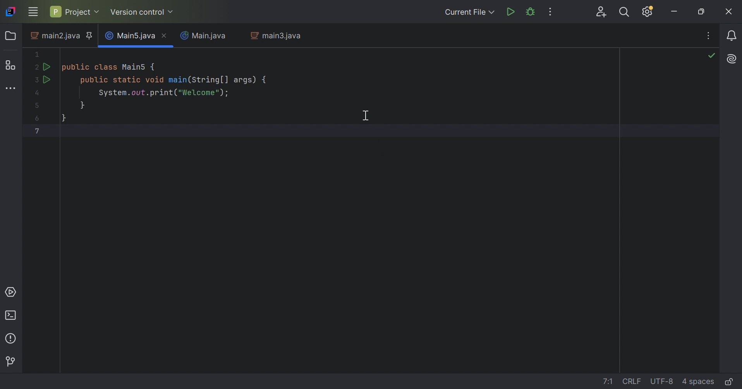 The height and width of the screenshot is (389, 742). Describe the element at coordinates (733, 36) in the screenshot. I see `Notifications` at that location.